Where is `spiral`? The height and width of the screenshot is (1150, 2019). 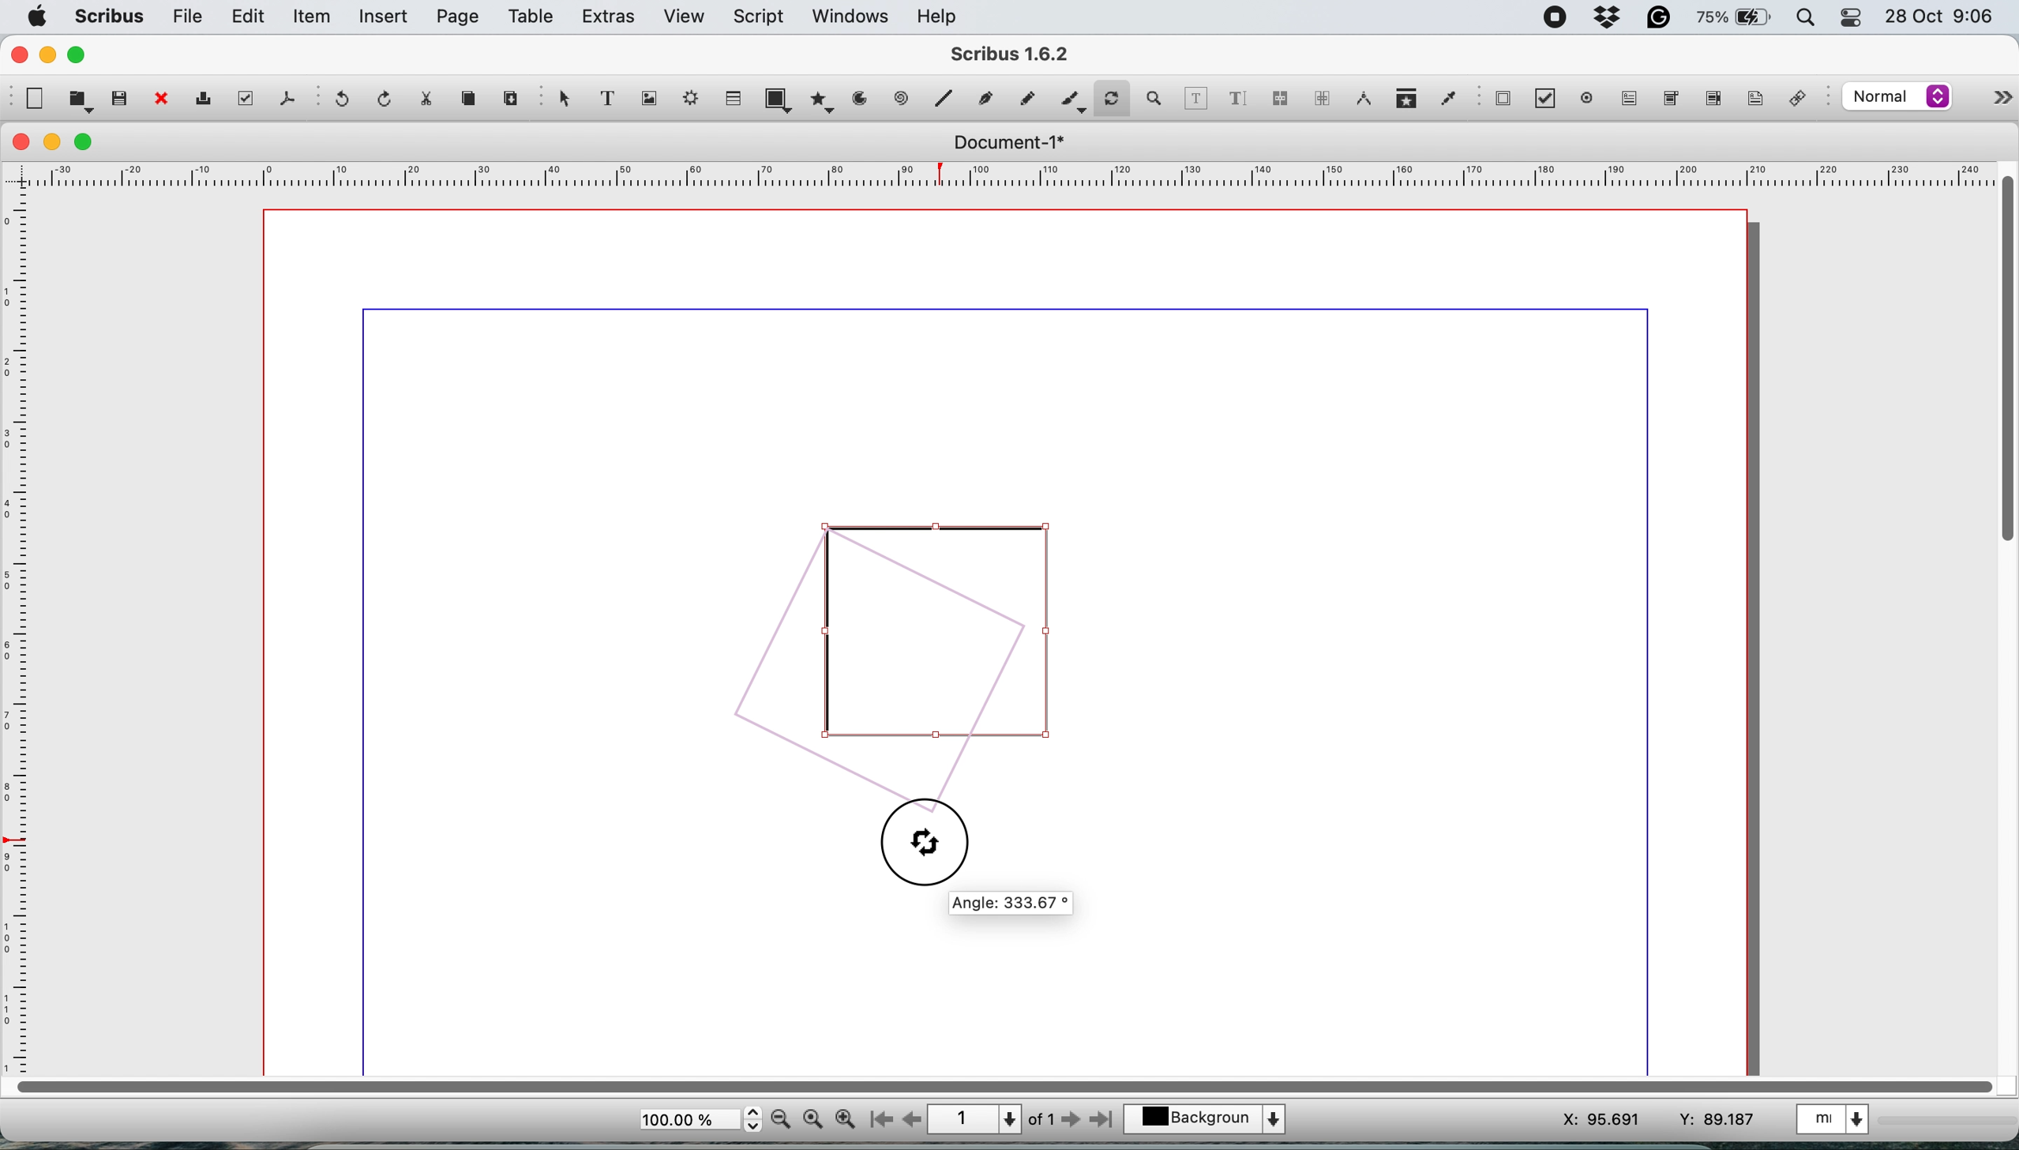
spiral is located at coordinates (947, 100).